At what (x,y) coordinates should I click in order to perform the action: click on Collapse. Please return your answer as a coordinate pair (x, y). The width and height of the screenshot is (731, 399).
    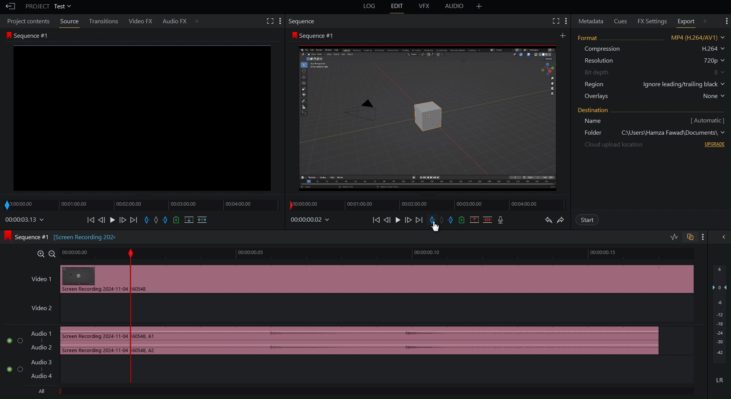
    Looking at the image, I should click on (724, 237).